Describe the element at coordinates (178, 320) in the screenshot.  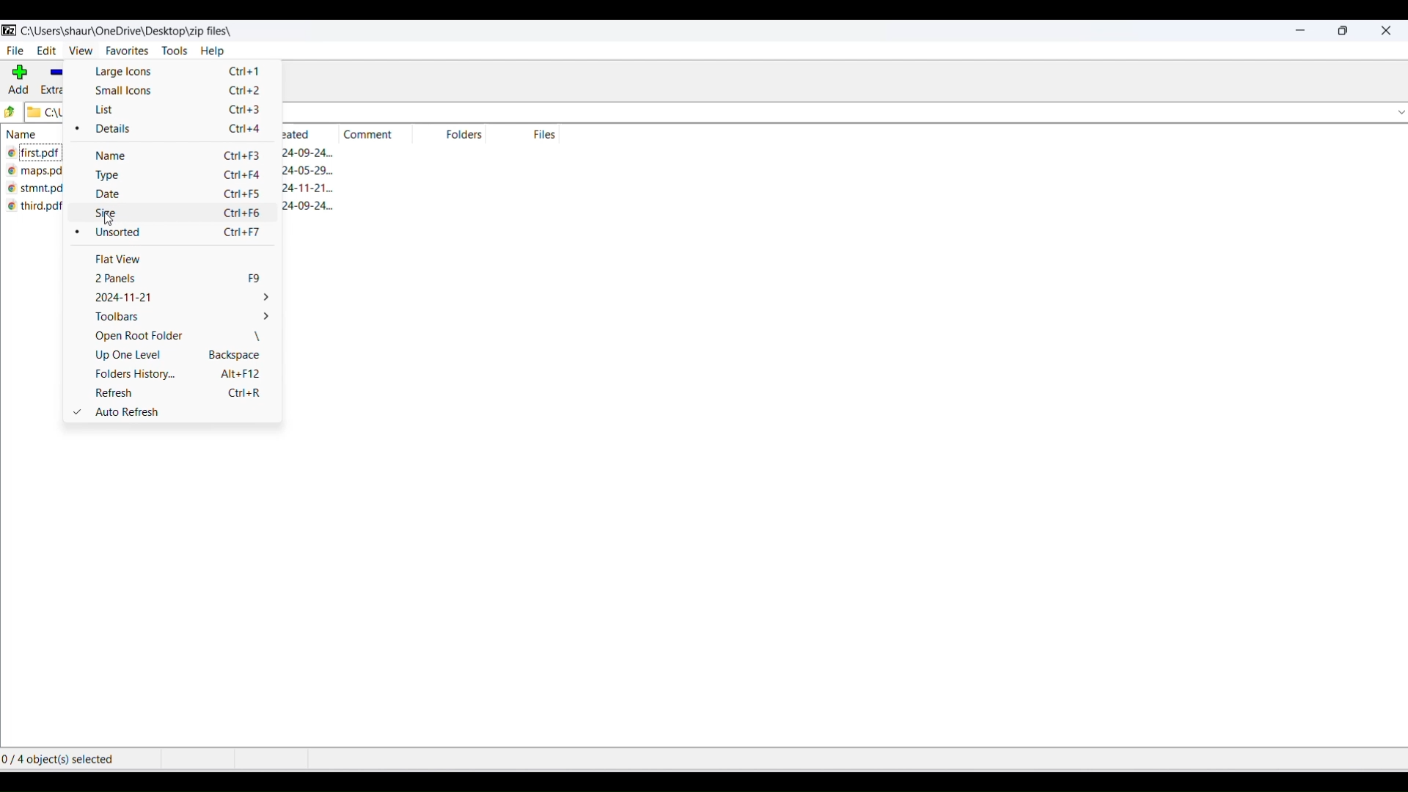
I see `toolbars` at that location.